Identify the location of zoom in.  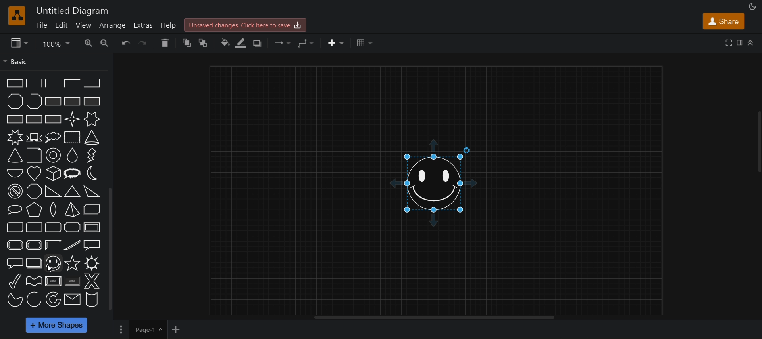
(105, 42).